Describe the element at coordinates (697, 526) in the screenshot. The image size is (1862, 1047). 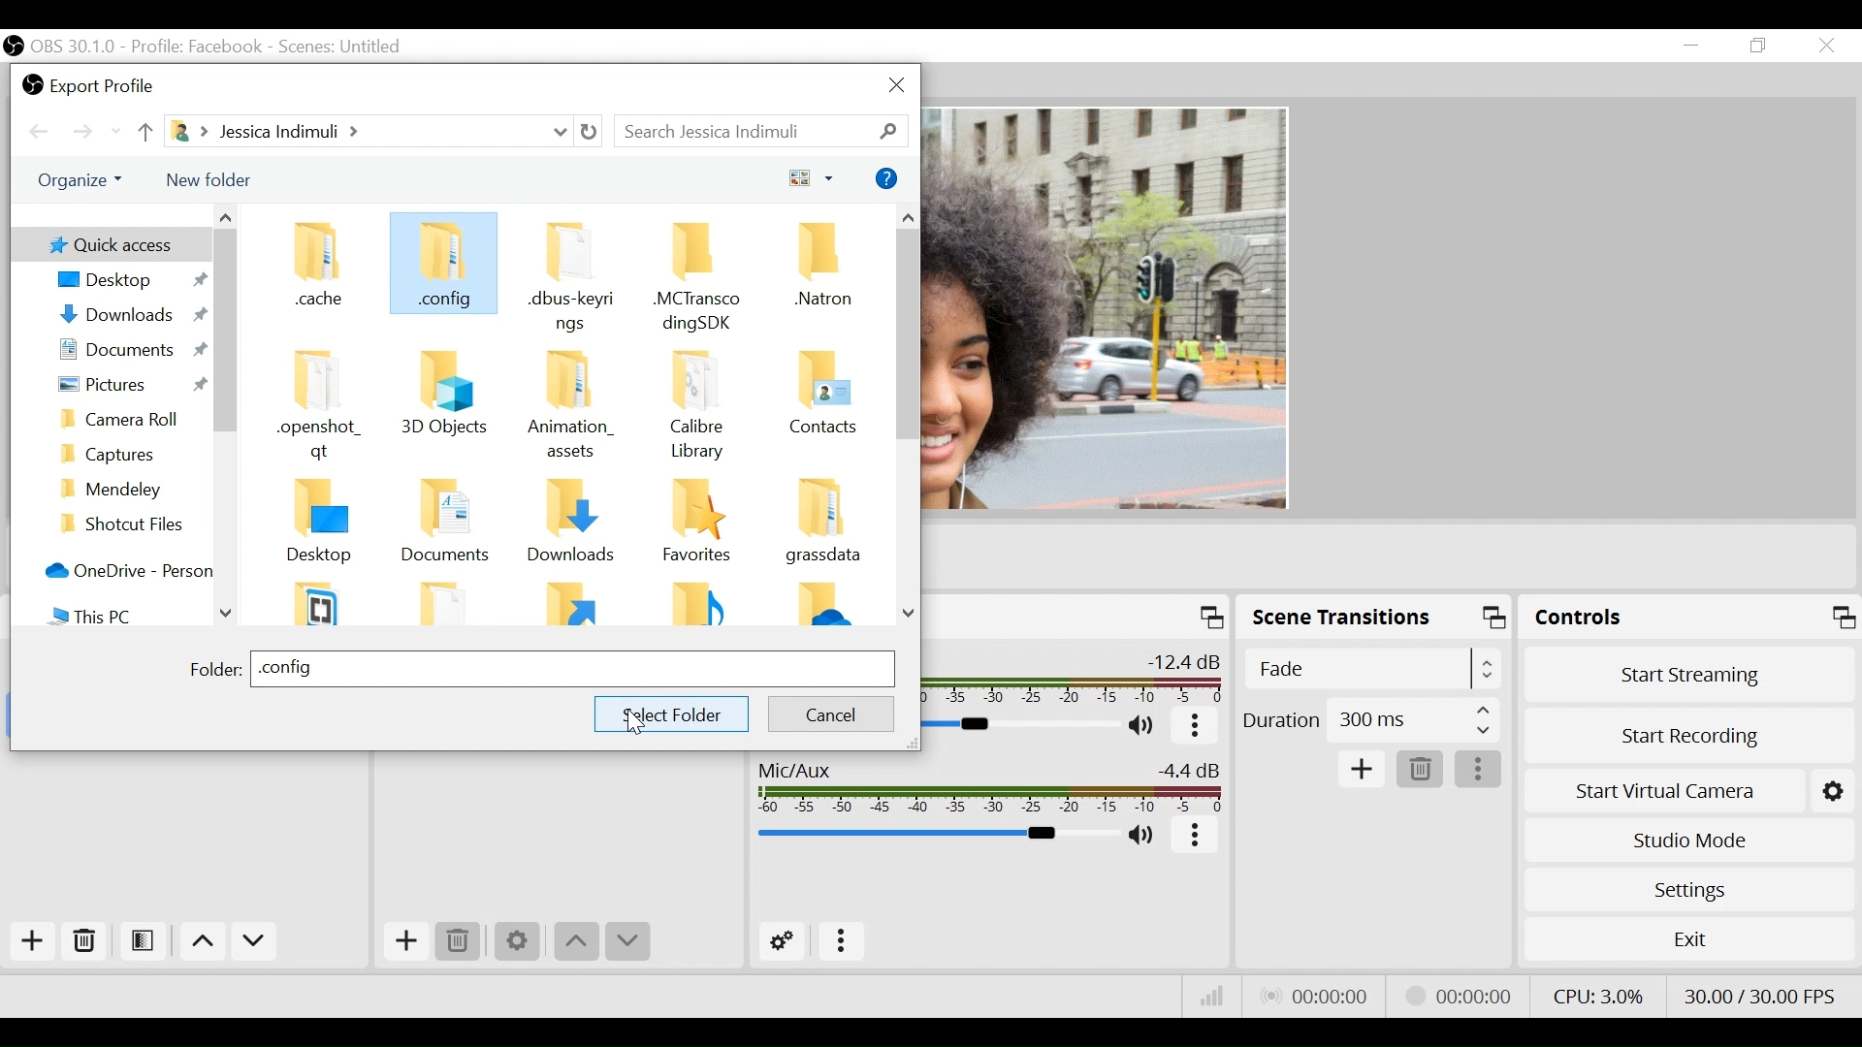
I see `Folder` at that location.